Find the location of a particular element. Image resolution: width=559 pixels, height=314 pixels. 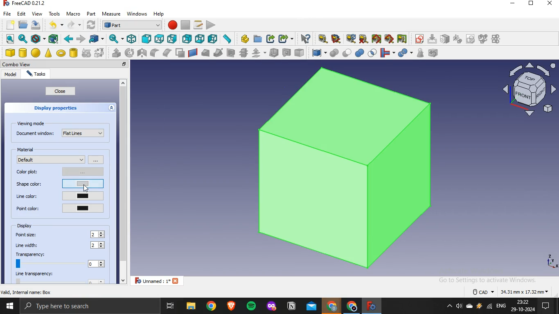

notifications is located at coordinates (544, 307).